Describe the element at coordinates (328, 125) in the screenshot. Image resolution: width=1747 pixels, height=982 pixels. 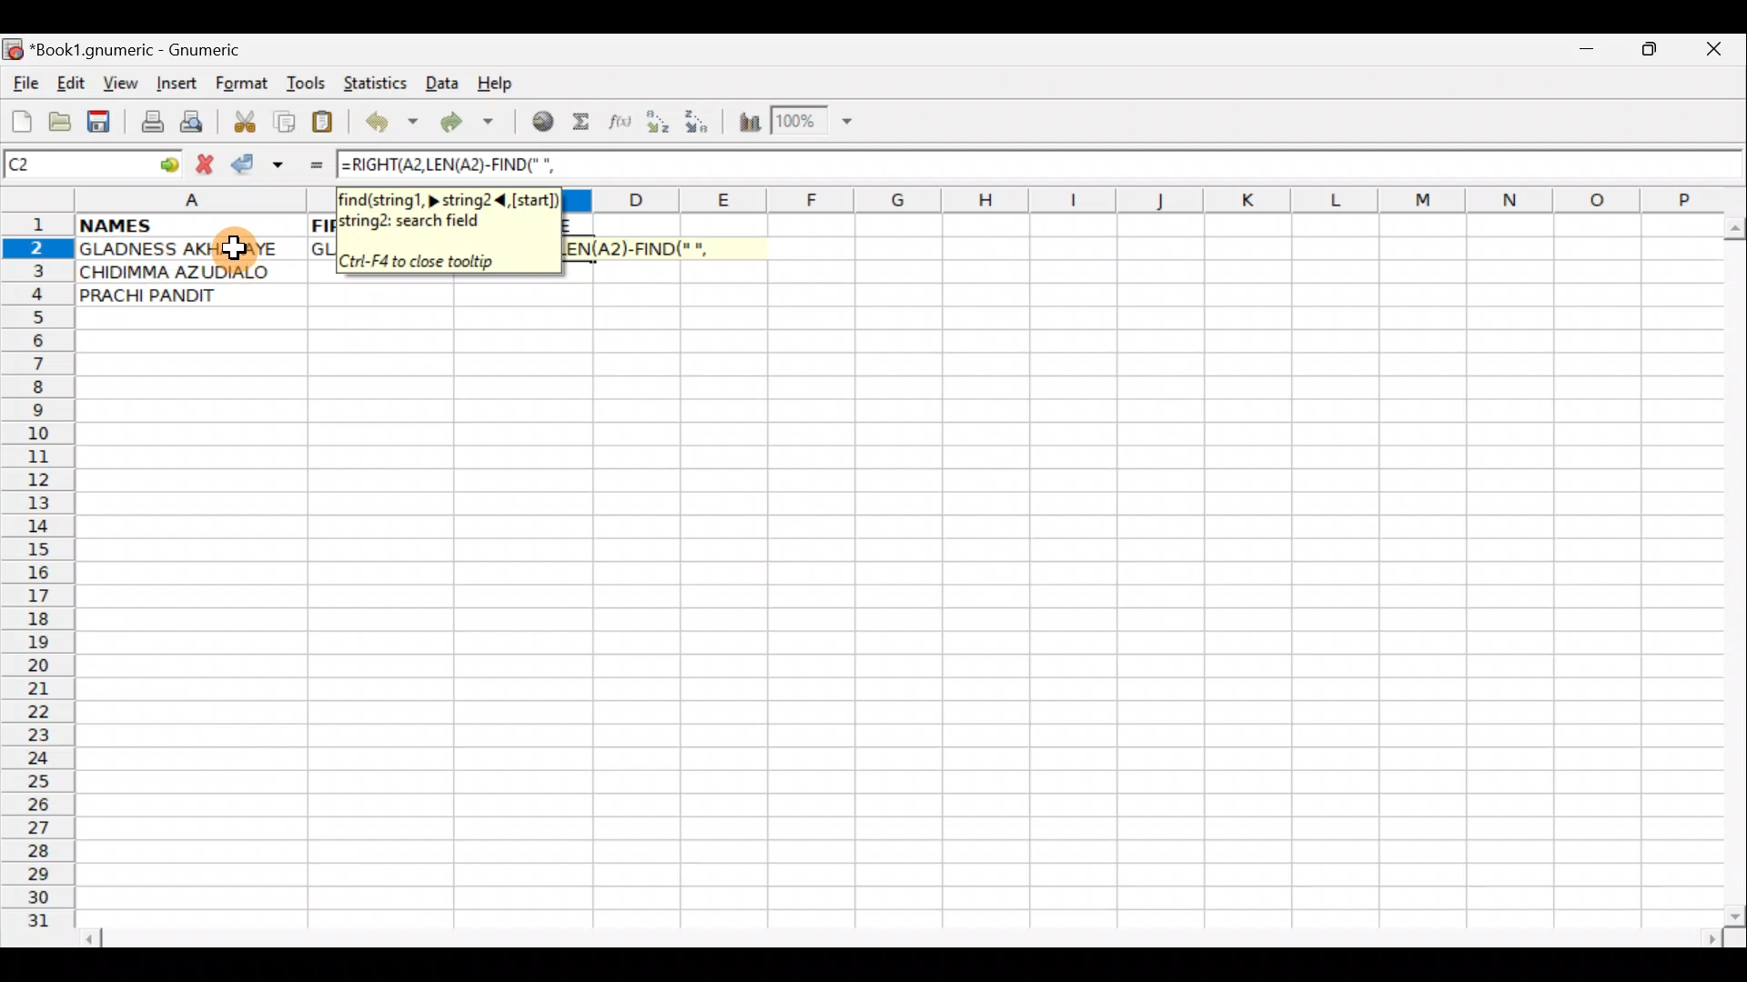
I see `Paste clipboard` at that location.